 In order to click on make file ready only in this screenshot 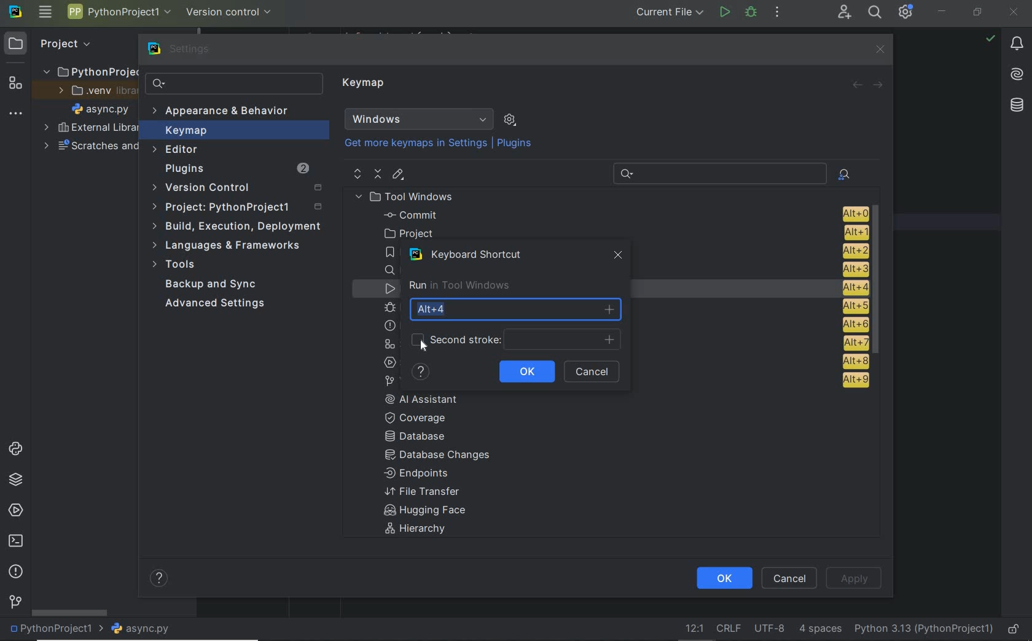, I will do `click(1014, 630)`.